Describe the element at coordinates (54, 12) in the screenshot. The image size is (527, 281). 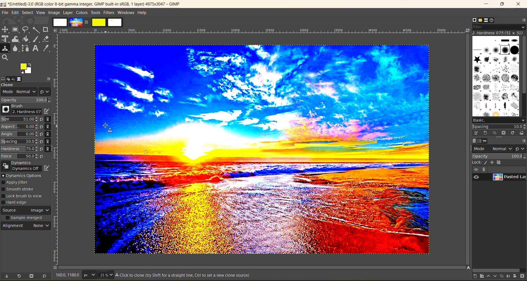
I see `image` at that location.